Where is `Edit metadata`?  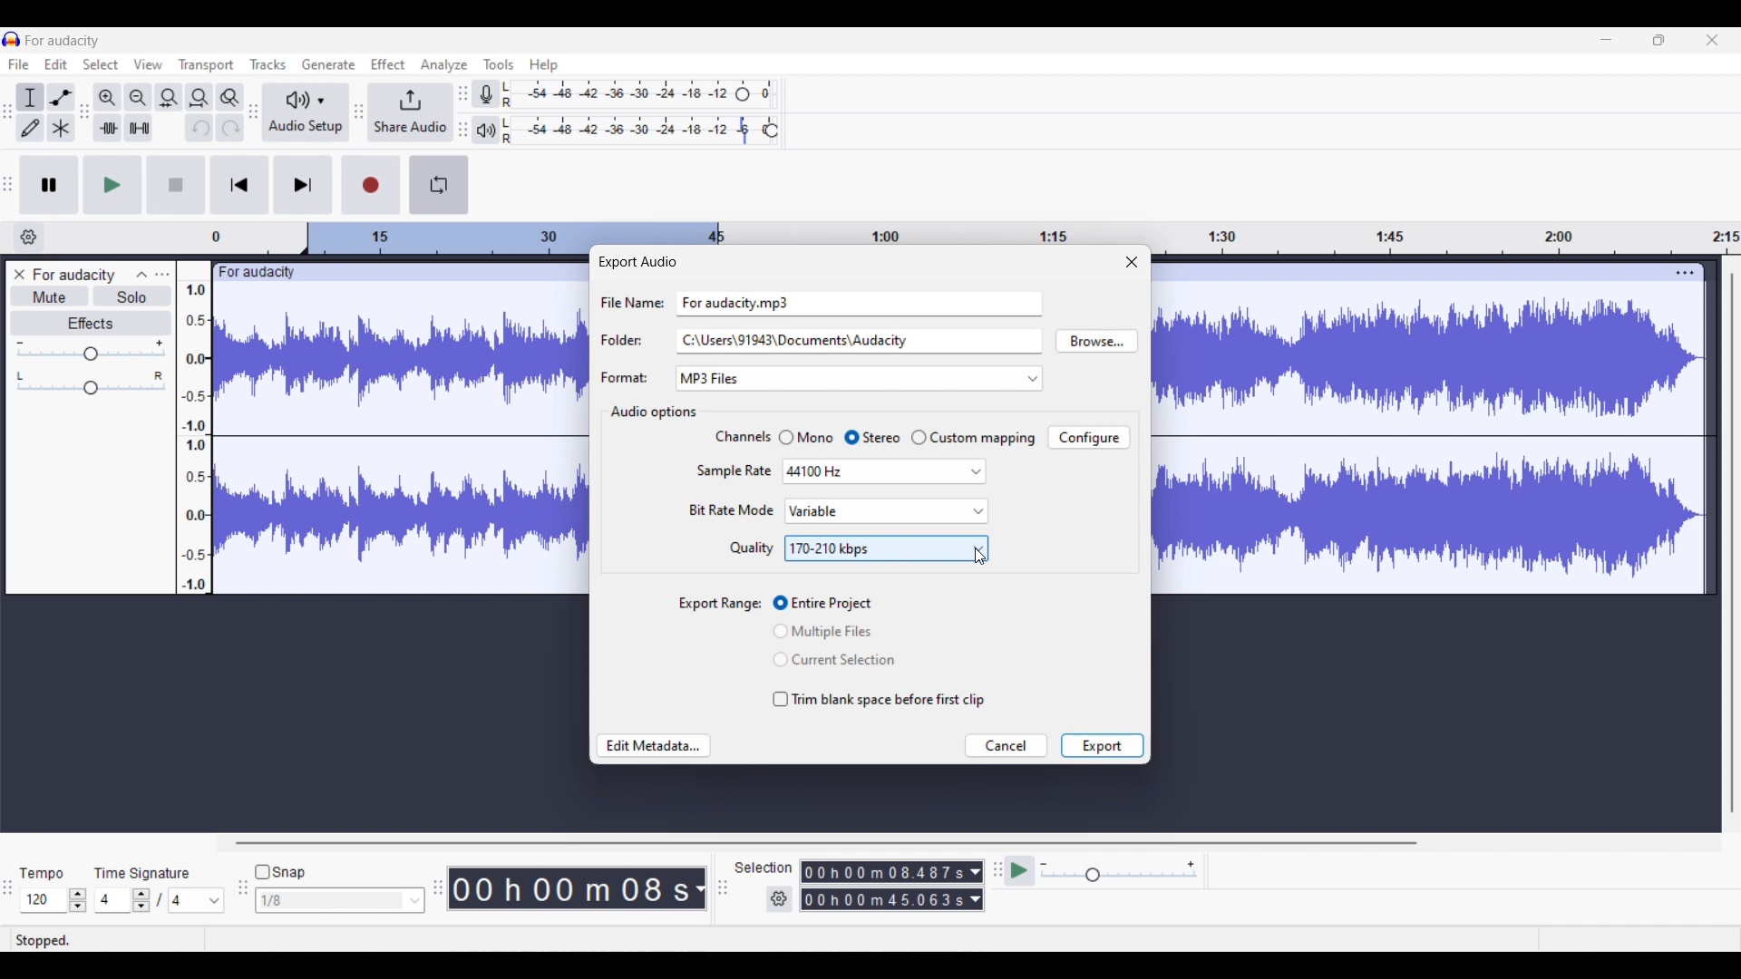
Edit metadata is located at coordinates (653, 746).